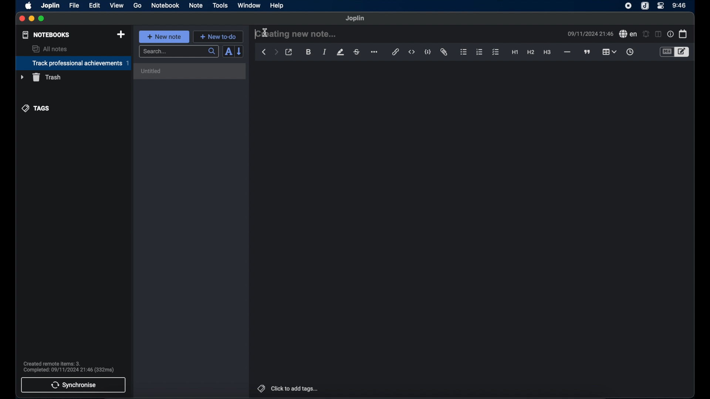 The width and height of the screenshot is (710, 399). What do you see at coordinates (276, 52) in the screenshot?
I see `forward` at bounding box center [276, 52].